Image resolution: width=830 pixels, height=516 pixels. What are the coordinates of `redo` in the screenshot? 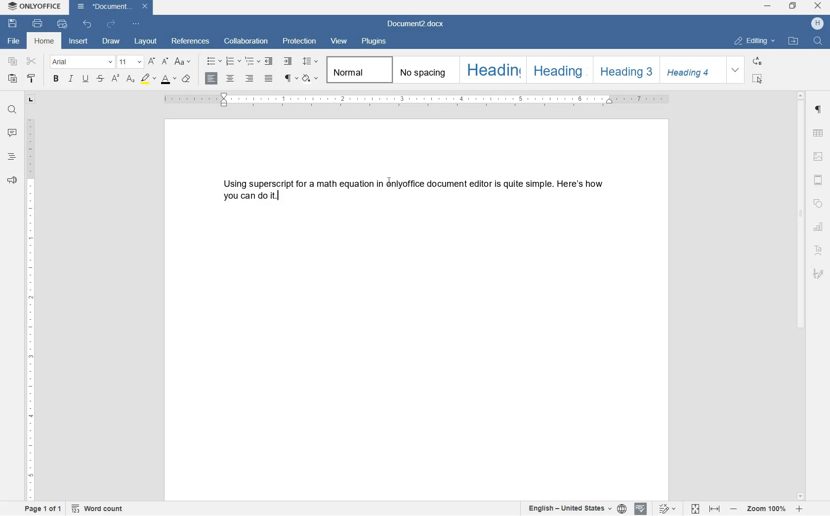 It's located at (110, 24).